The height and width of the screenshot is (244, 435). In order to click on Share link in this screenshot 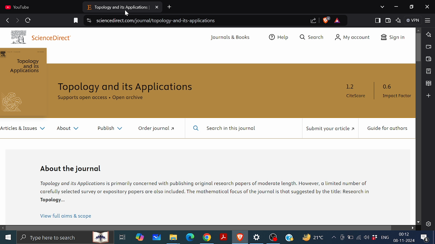, I will do `click(314, 21)`.